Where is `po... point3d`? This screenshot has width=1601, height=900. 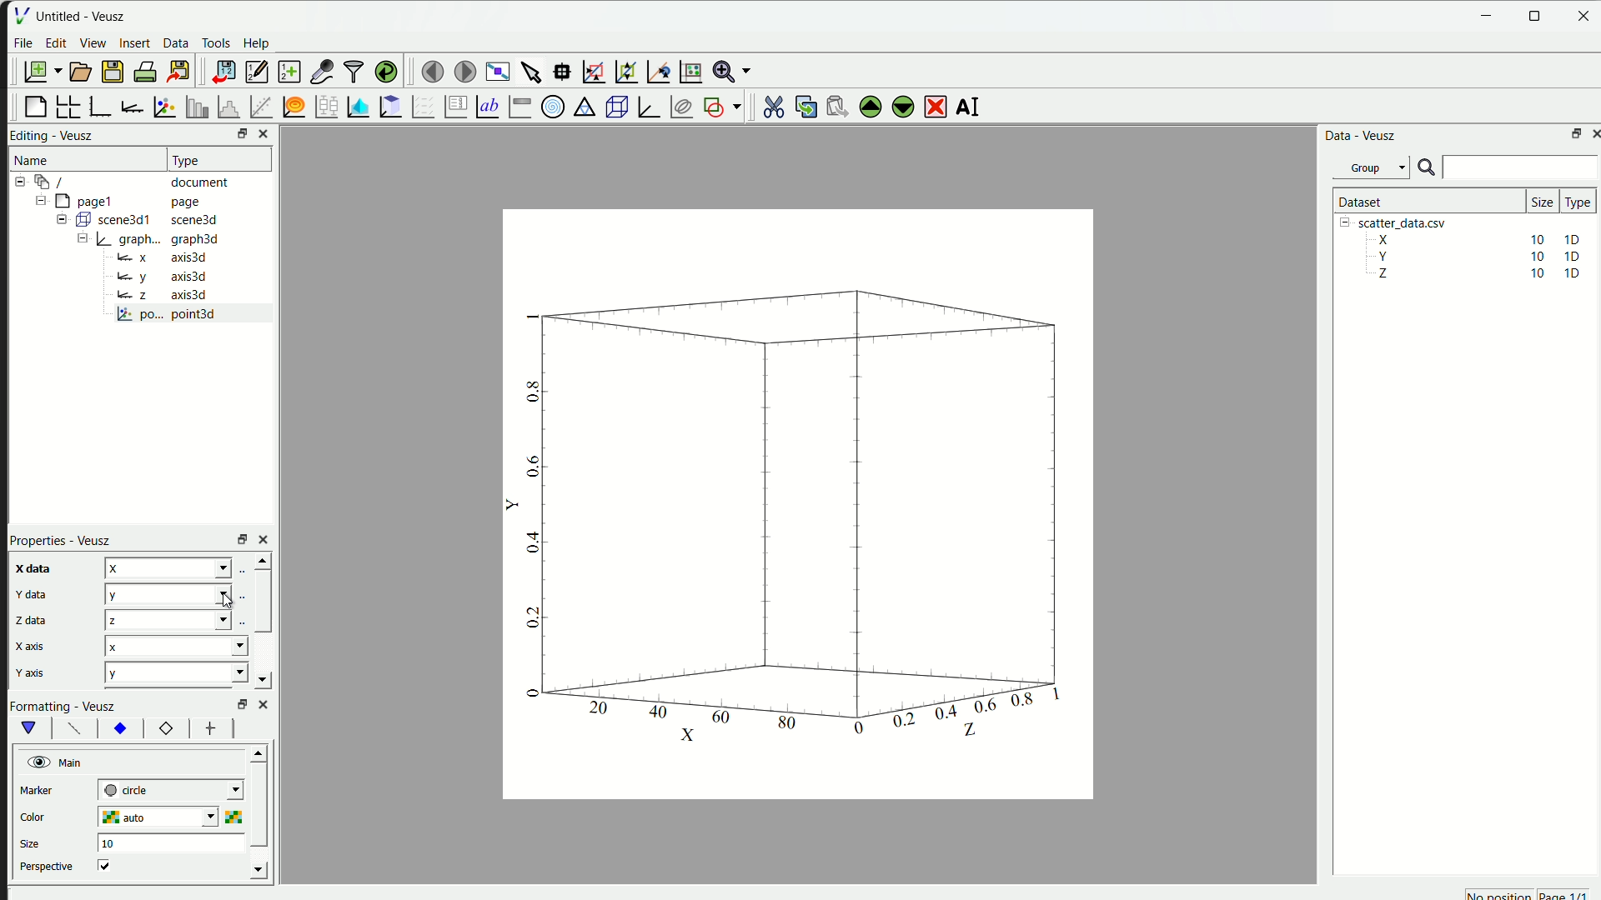 po... point3d is located at coordinates (169, 315).